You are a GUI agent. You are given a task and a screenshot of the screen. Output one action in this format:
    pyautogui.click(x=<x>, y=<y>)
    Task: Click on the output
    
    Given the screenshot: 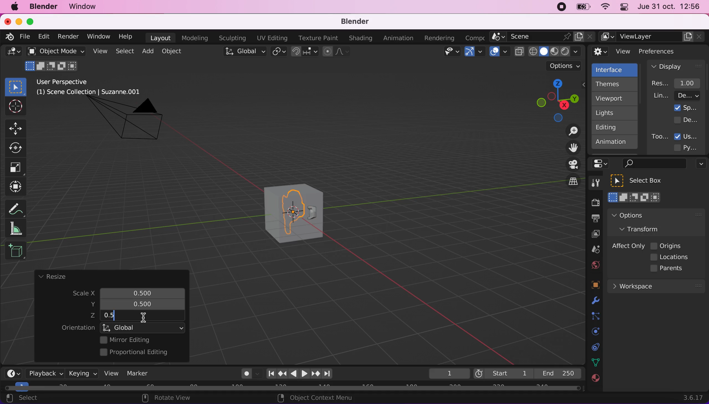 What is the action you would take?
    pyautogui.click(x=592, y=219)
    